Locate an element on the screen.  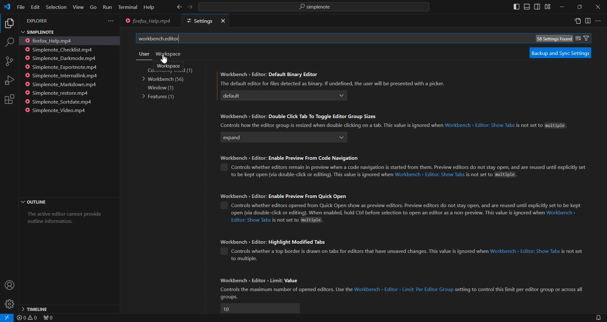
Controls wheather editors remain in preview when a code navigation is started from them Preview editors do not stay open. and are reused until explicithy set is located at coordinates (412, 167).